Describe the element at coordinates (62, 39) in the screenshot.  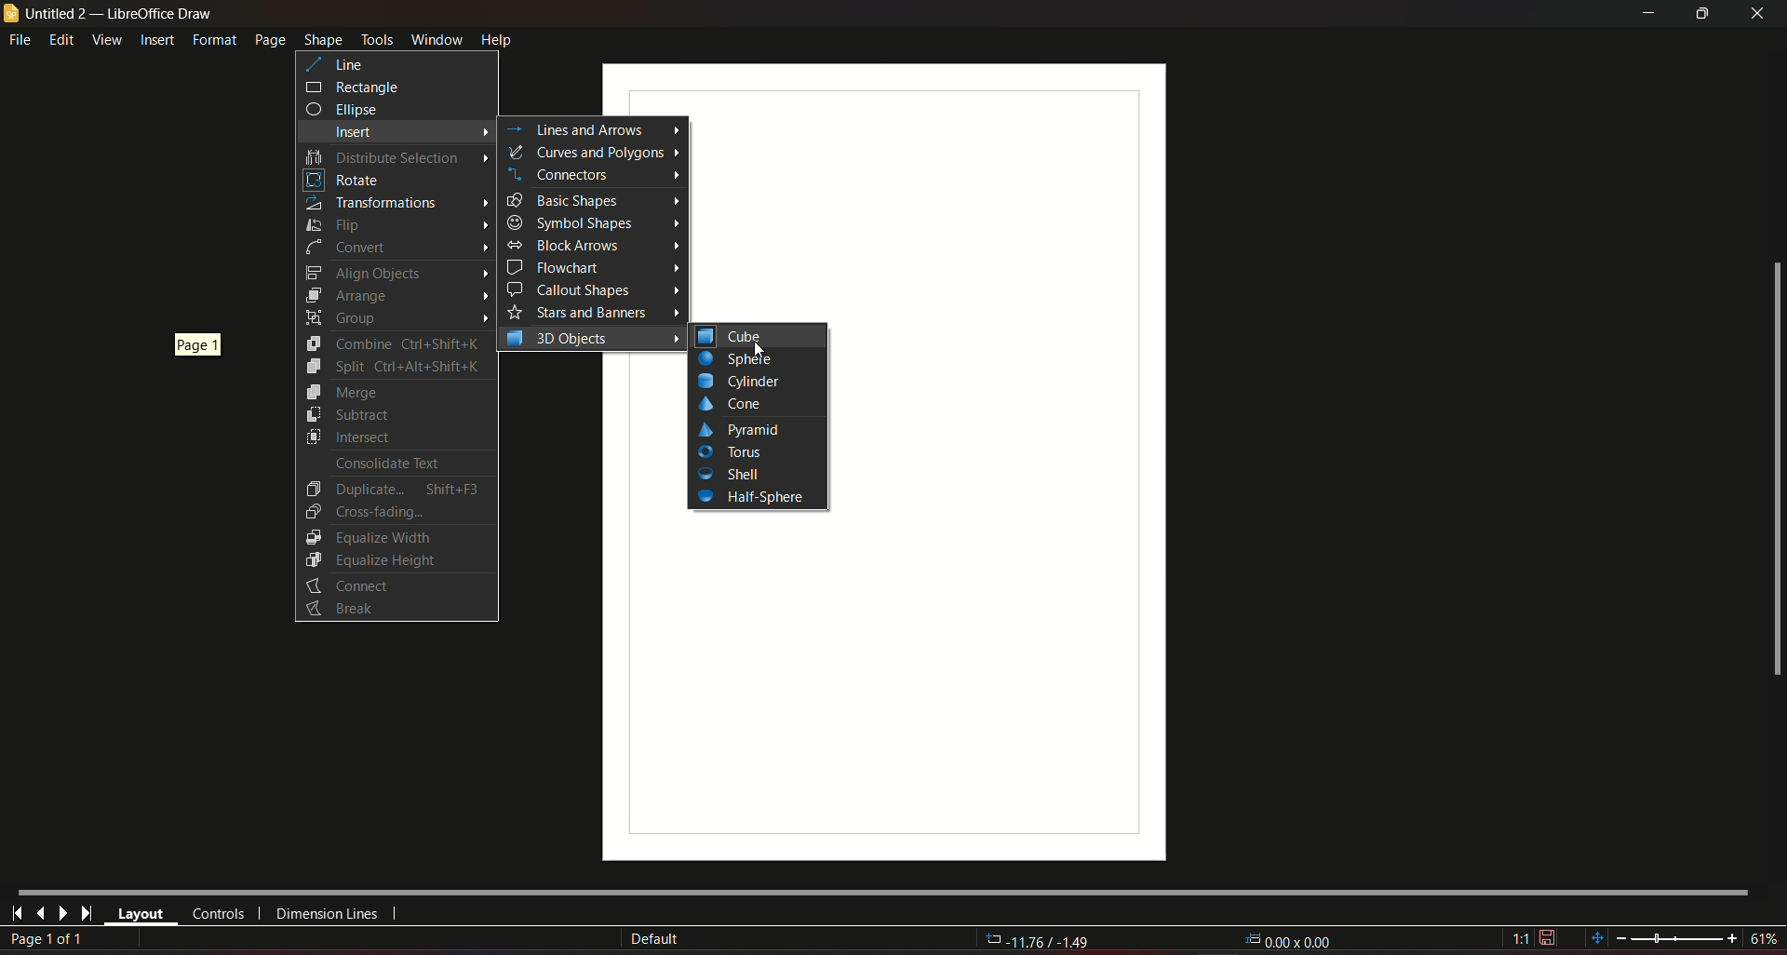
I see `edit` at that location.